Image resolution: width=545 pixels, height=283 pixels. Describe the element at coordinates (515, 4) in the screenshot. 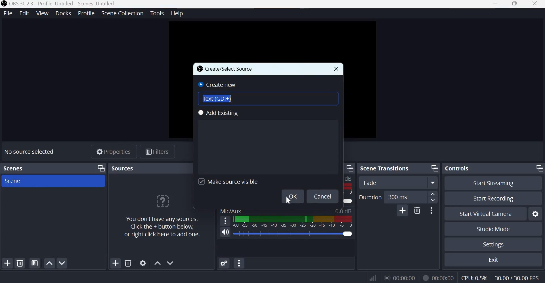

I see `Window size toggle` at that location.